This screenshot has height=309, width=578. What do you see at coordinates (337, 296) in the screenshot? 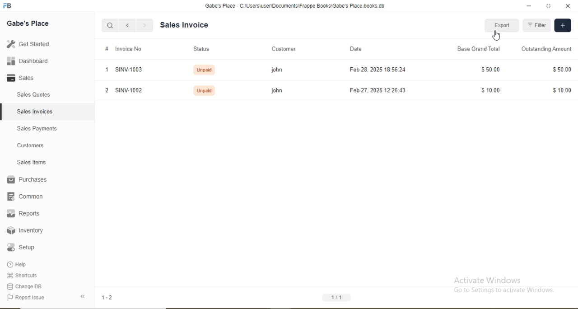
I see `11` at bounding box center [337, 296].